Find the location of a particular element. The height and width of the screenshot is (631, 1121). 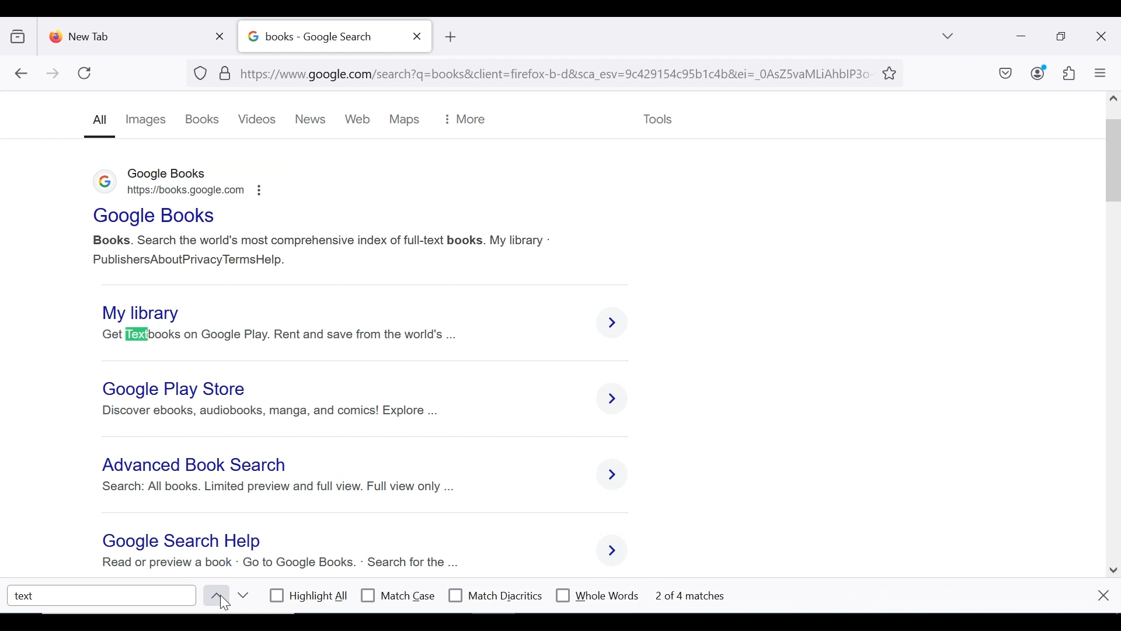

Google Books is located at coordinates (152, 216).